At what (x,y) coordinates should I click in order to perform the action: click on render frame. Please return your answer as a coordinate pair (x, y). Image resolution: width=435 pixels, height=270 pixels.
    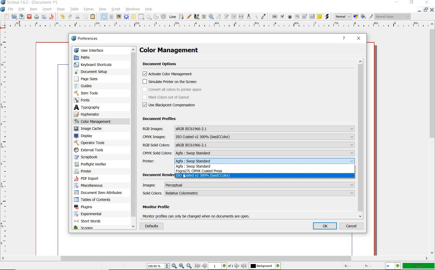
    Looking at the image, I should click on (126, 17).